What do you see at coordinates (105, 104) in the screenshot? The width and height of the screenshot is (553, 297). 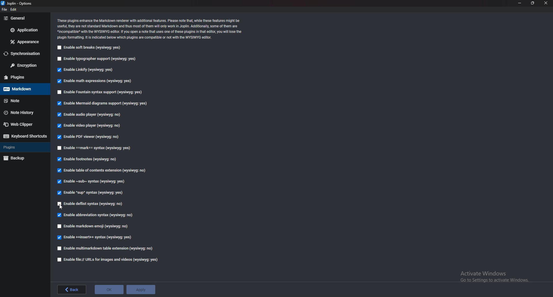 I see `Enable mermaid diagrams` at bounding box center [105, 104].